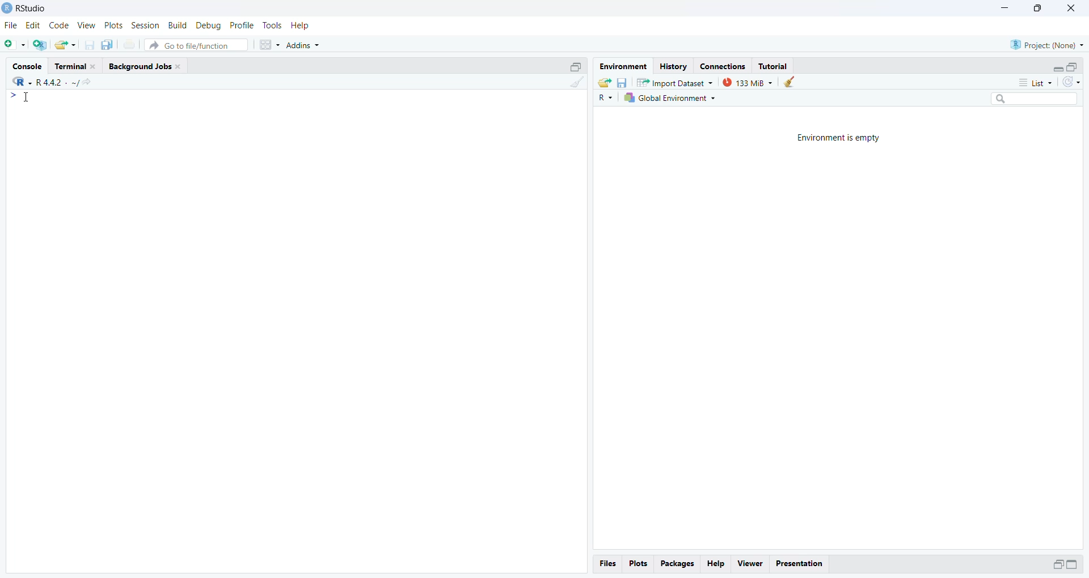  I want to click on Clear work from the workspace, so click(790, 82).